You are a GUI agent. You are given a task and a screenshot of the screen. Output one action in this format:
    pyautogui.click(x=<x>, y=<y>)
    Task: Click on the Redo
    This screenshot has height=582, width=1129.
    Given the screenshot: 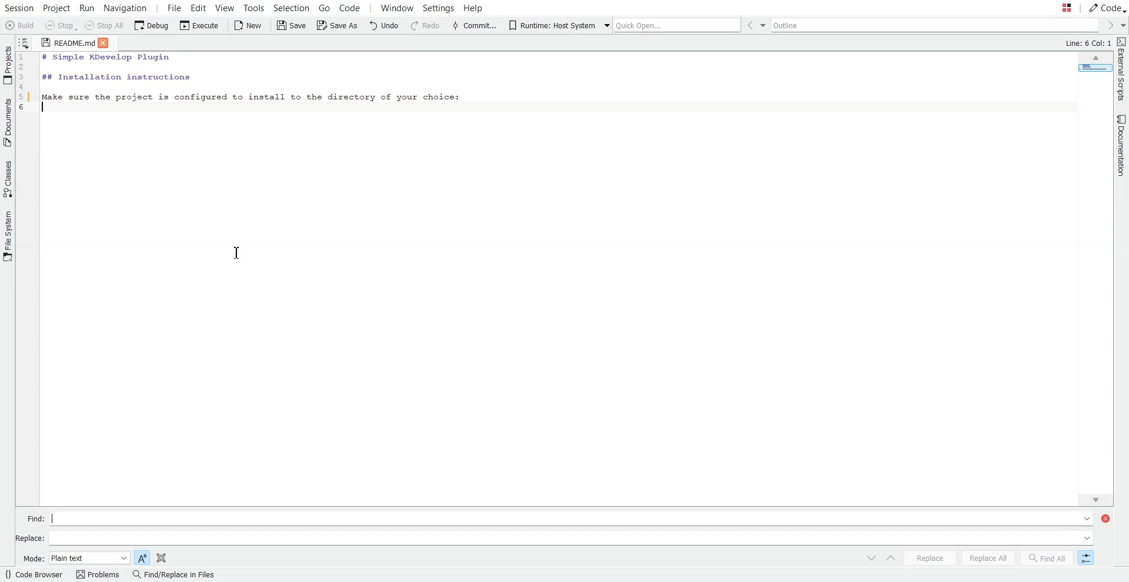 What is the action you would take?
    pyautogui.click(x=425, y=26)
    